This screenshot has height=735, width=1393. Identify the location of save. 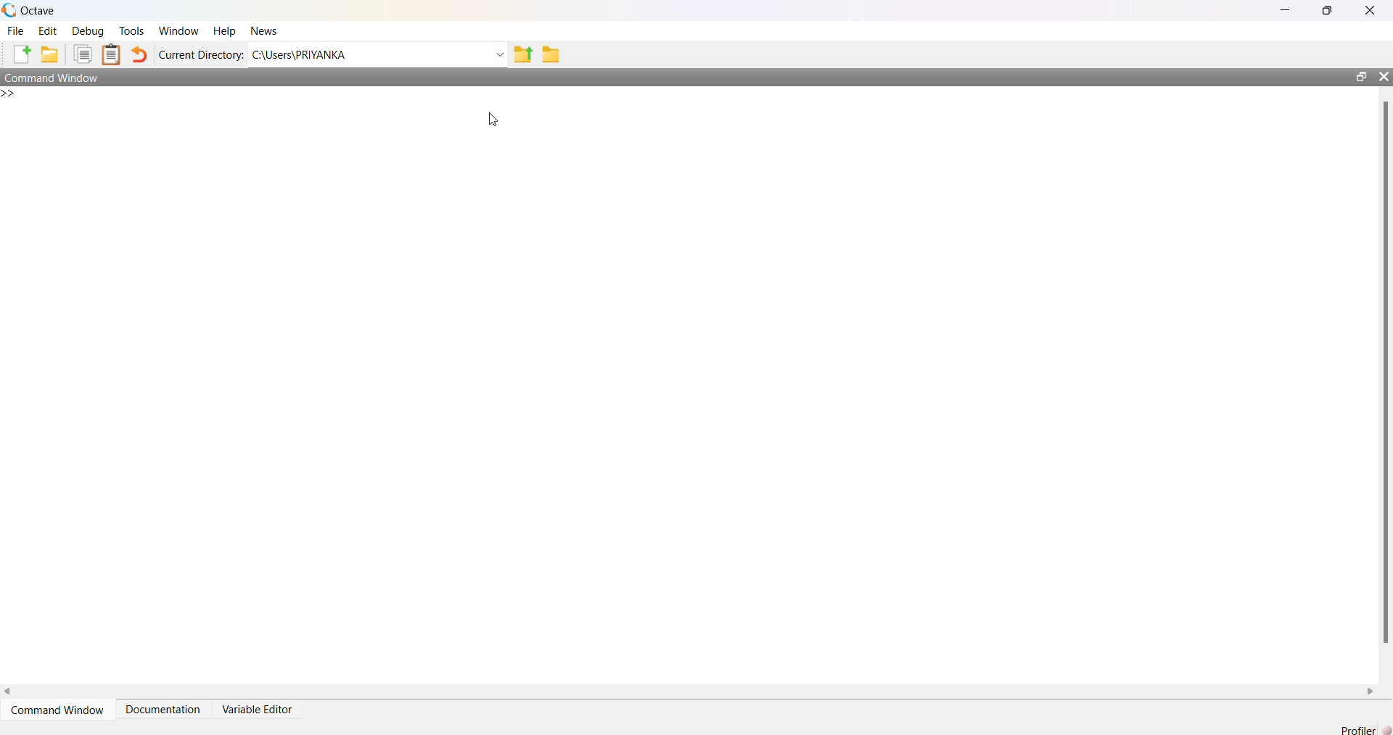
(50, 54).